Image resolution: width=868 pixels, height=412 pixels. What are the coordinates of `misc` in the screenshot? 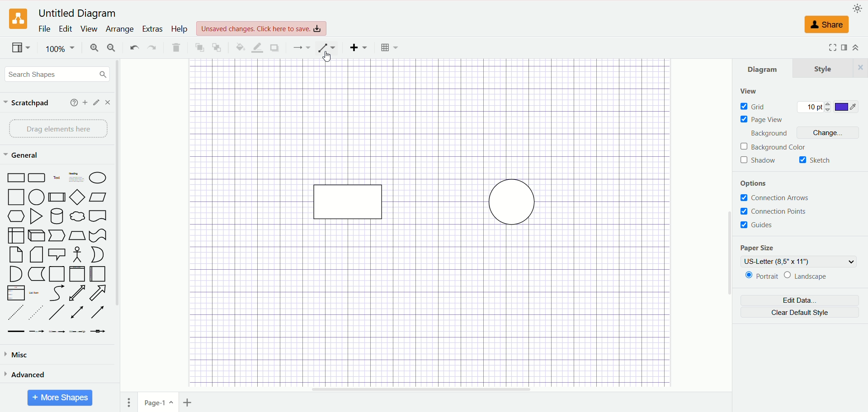 It's located at (21, 354).